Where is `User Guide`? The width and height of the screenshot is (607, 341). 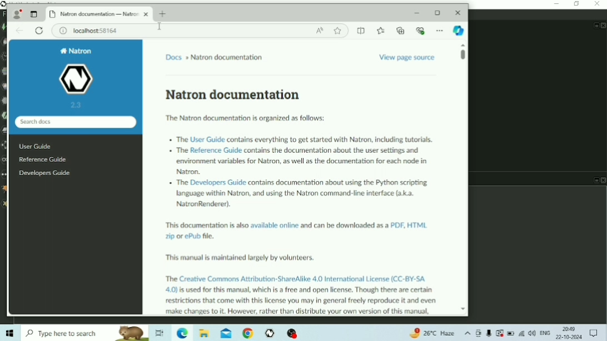
User Guide is located at coordinates (36, 146).